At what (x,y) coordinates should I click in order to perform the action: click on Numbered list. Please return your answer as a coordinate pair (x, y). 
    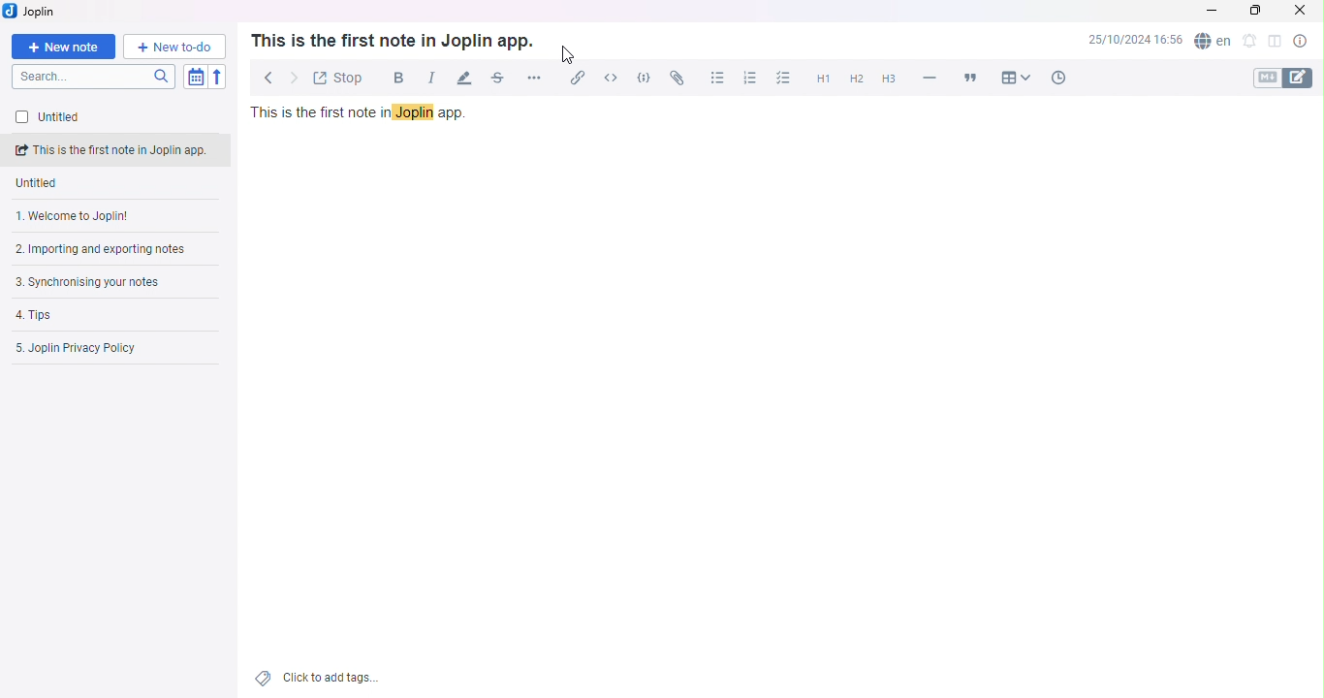
    Looking at the image, I should click on (747, 78).